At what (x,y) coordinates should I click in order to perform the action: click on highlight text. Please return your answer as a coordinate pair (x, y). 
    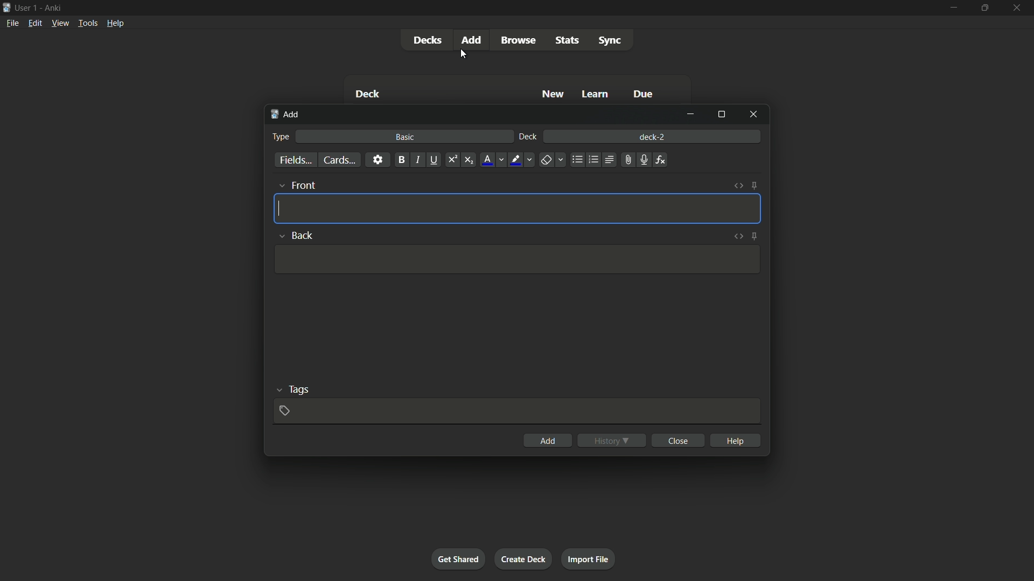
    Looking at the image, I should click on (523, 160).